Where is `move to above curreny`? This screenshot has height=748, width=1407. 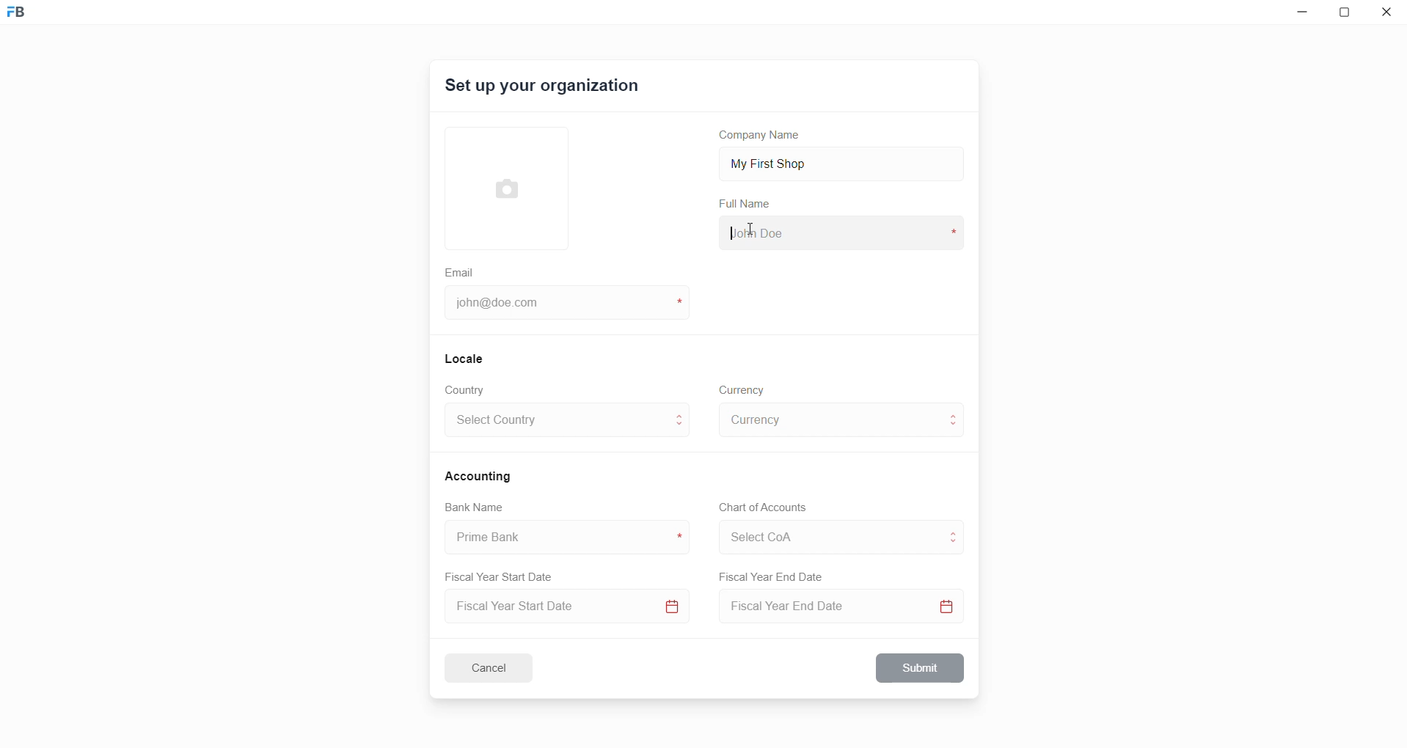
move to above curreny is located at coordinates (957, 414).